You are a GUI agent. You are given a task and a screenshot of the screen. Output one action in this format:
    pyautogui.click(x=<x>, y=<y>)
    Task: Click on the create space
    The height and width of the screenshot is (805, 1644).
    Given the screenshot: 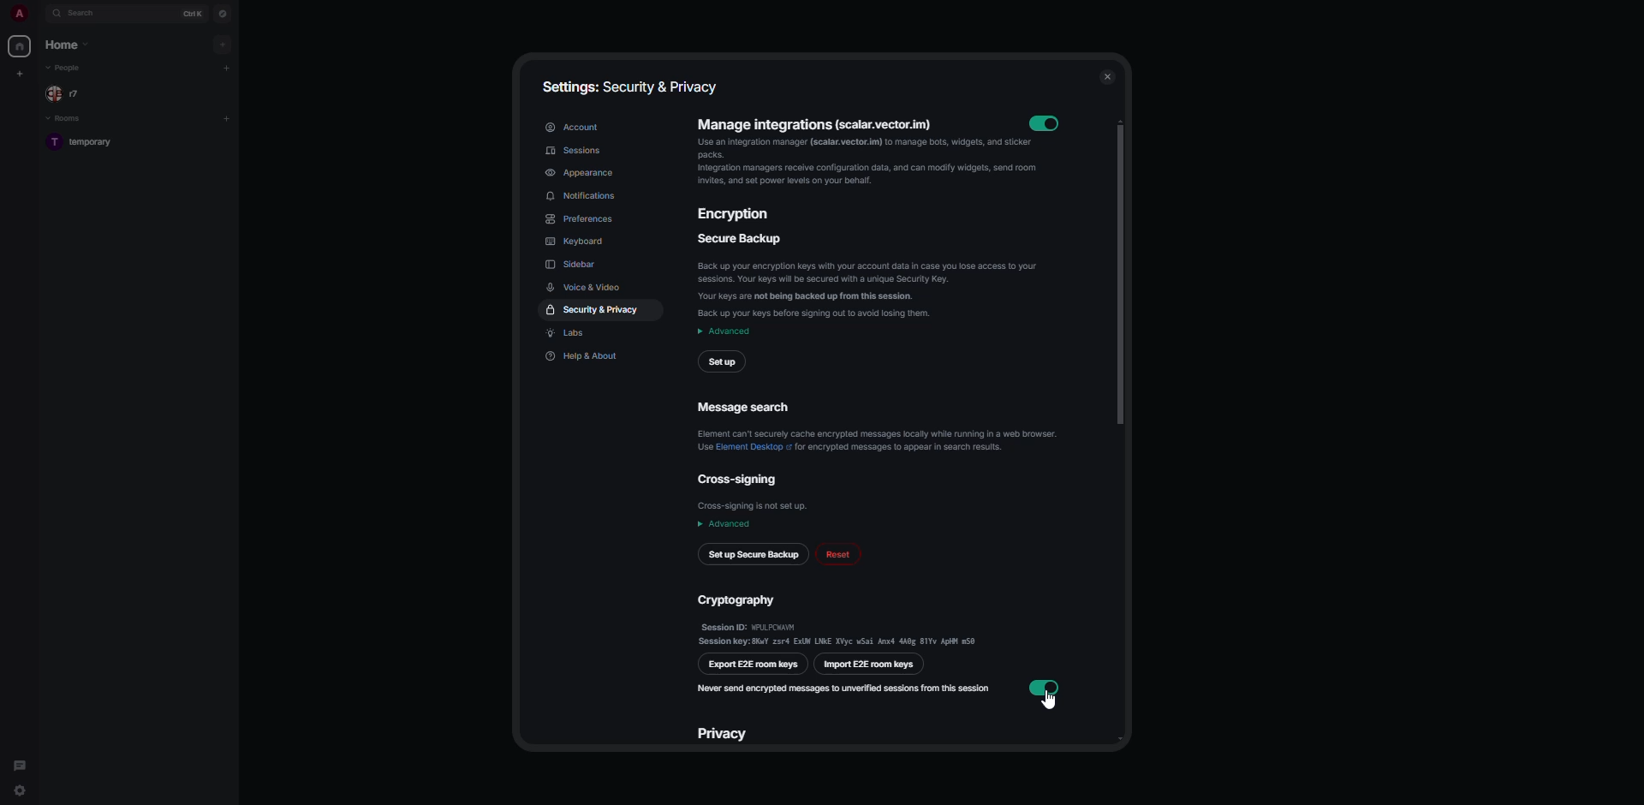 What is the action you would take?
    pyautogui.click(x=22, y=74)
    